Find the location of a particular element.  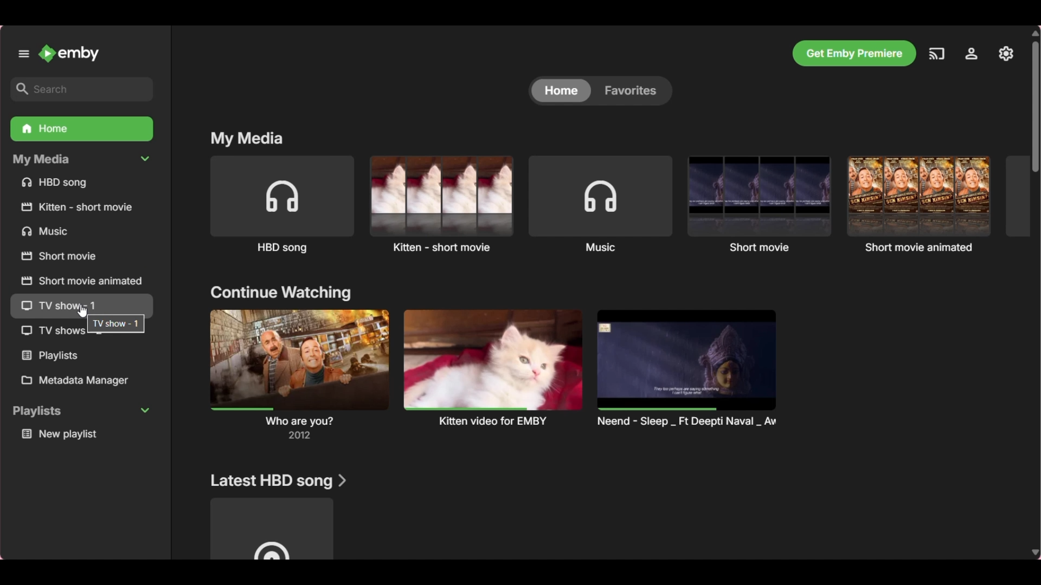

Section title is located at coordinates (247, 138).